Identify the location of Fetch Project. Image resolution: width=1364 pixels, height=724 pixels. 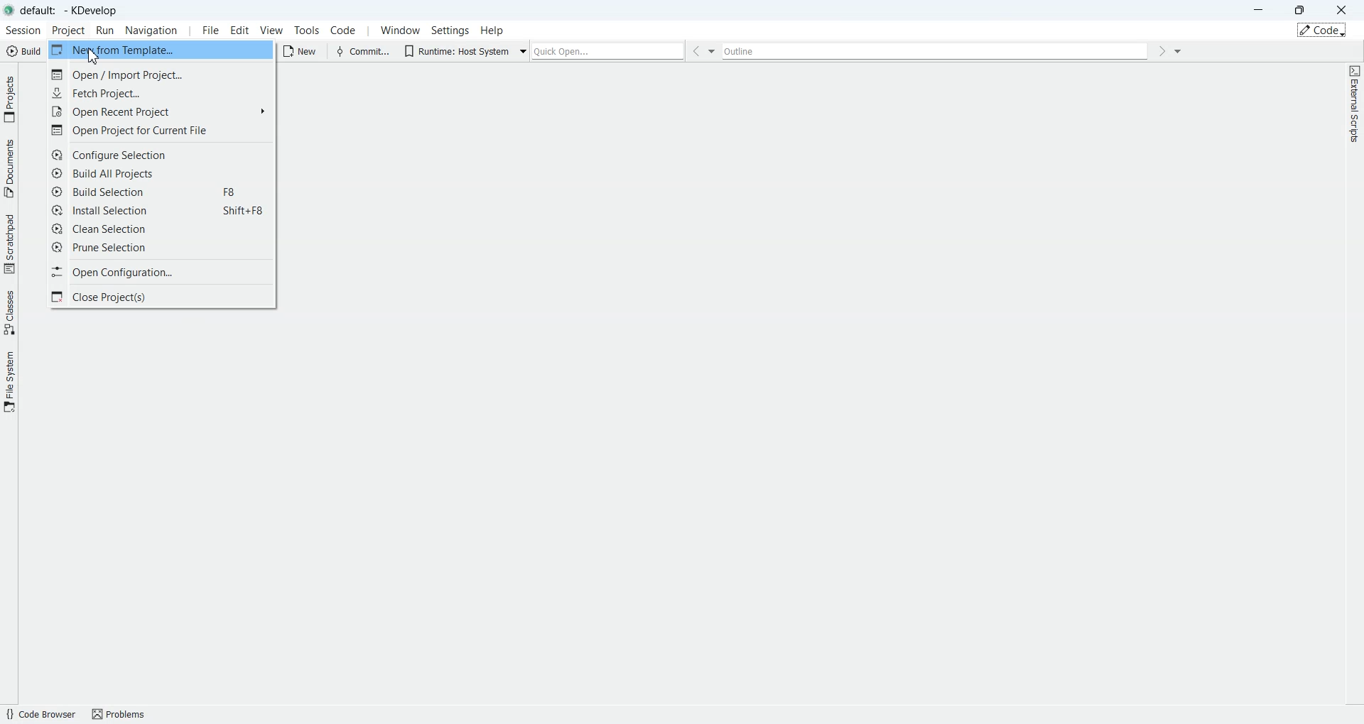
(161, 93).